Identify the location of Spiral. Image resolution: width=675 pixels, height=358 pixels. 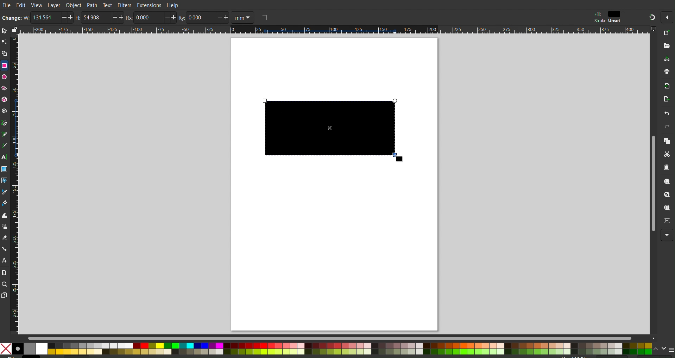
(4, 111).